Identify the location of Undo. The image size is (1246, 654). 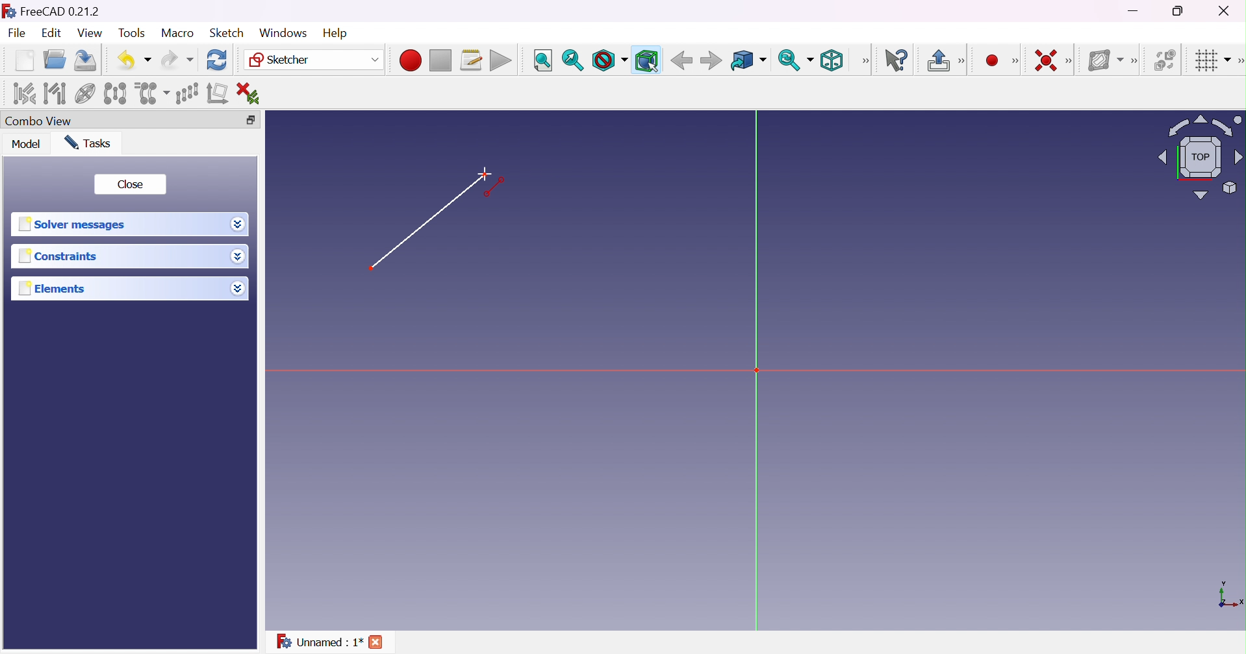
(134, 59).